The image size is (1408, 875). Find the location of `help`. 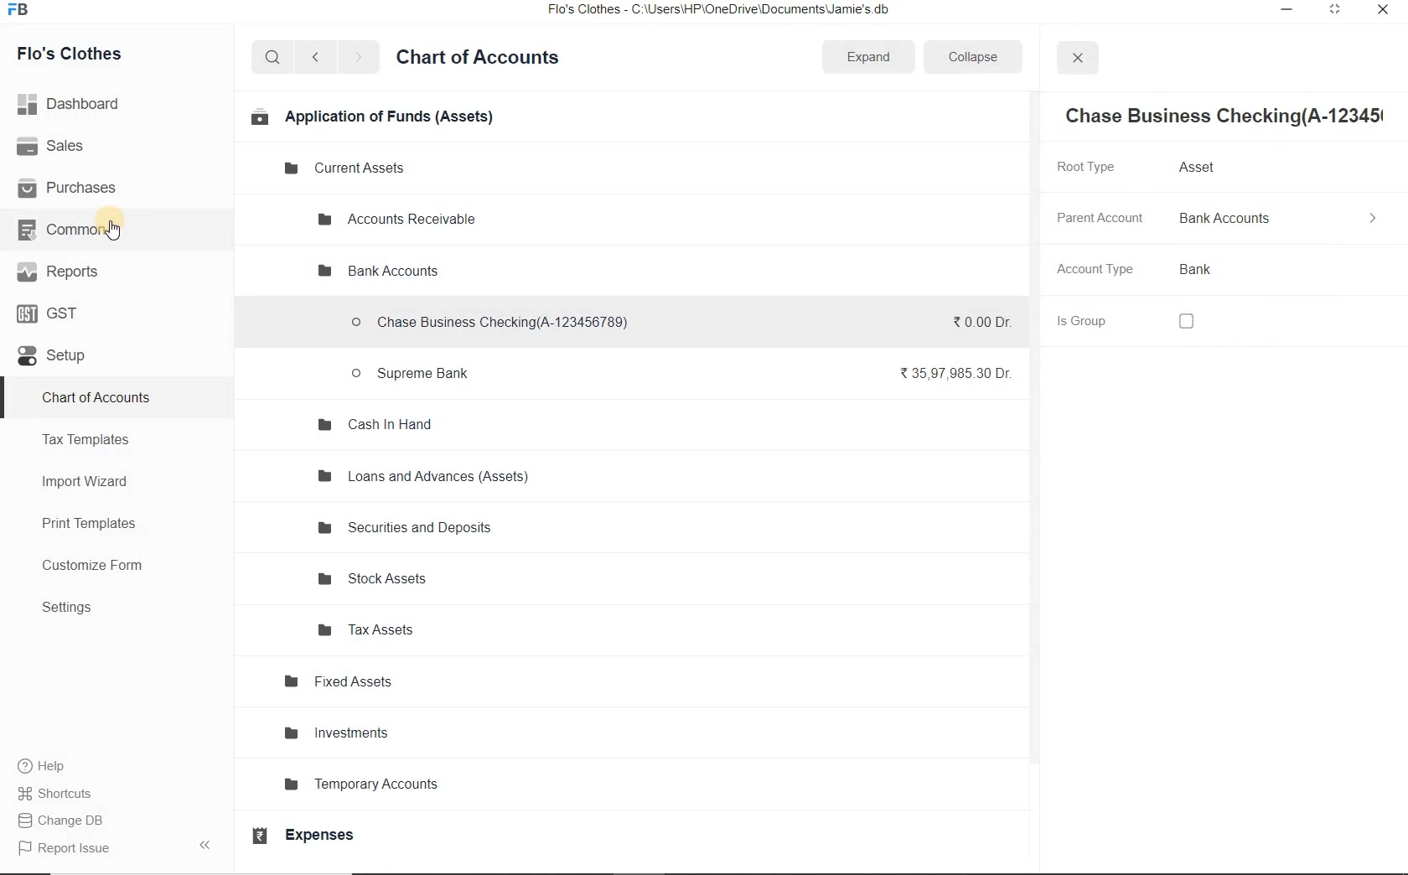

help is located at coordinates (42, 766).